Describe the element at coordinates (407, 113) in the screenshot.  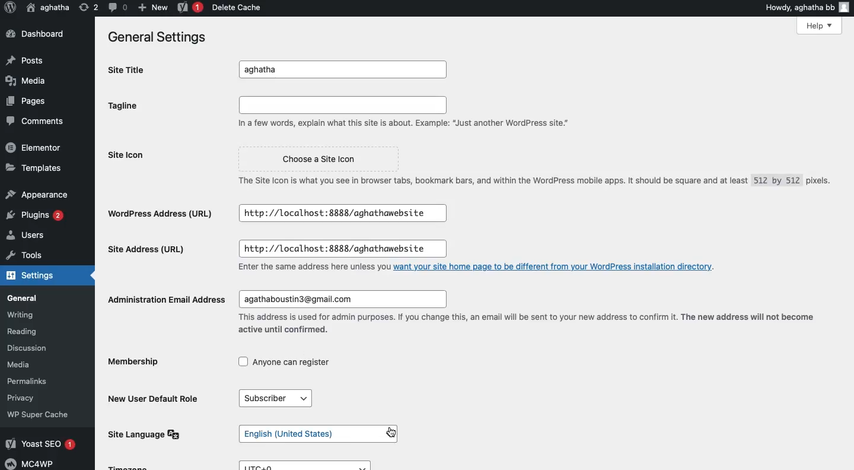
I see `In a few words, explain what this site is about. Example: “Just another WordPress site."` at that location.